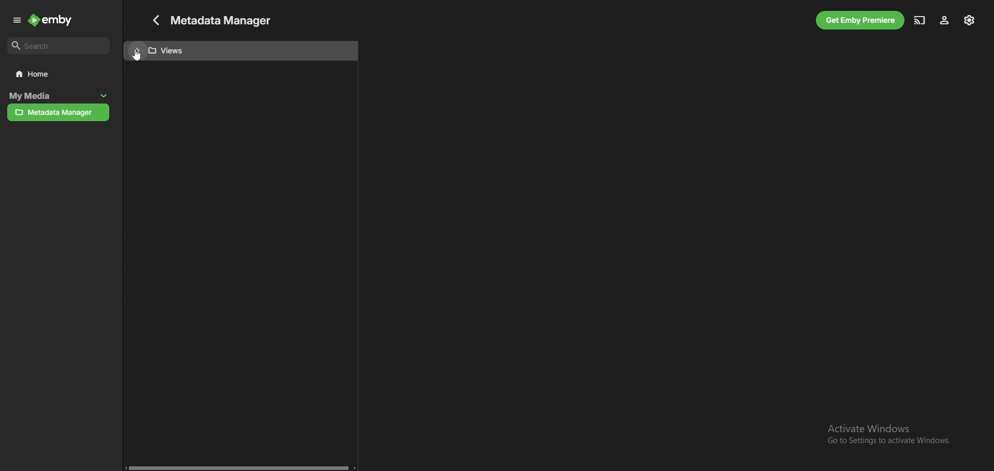 Image resolution: width=994 pixels, height=471 pixels. I want to click on home, so click(59, 74).